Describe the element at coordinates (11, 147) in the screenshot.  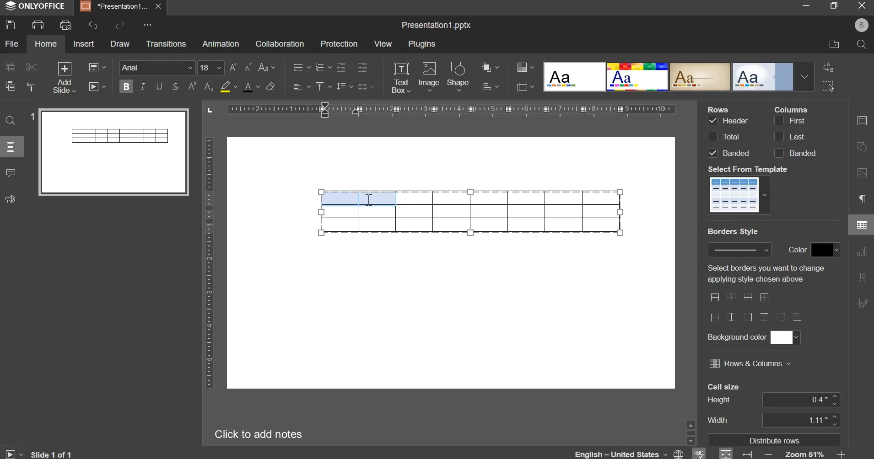
I see `slide menu` at that location.